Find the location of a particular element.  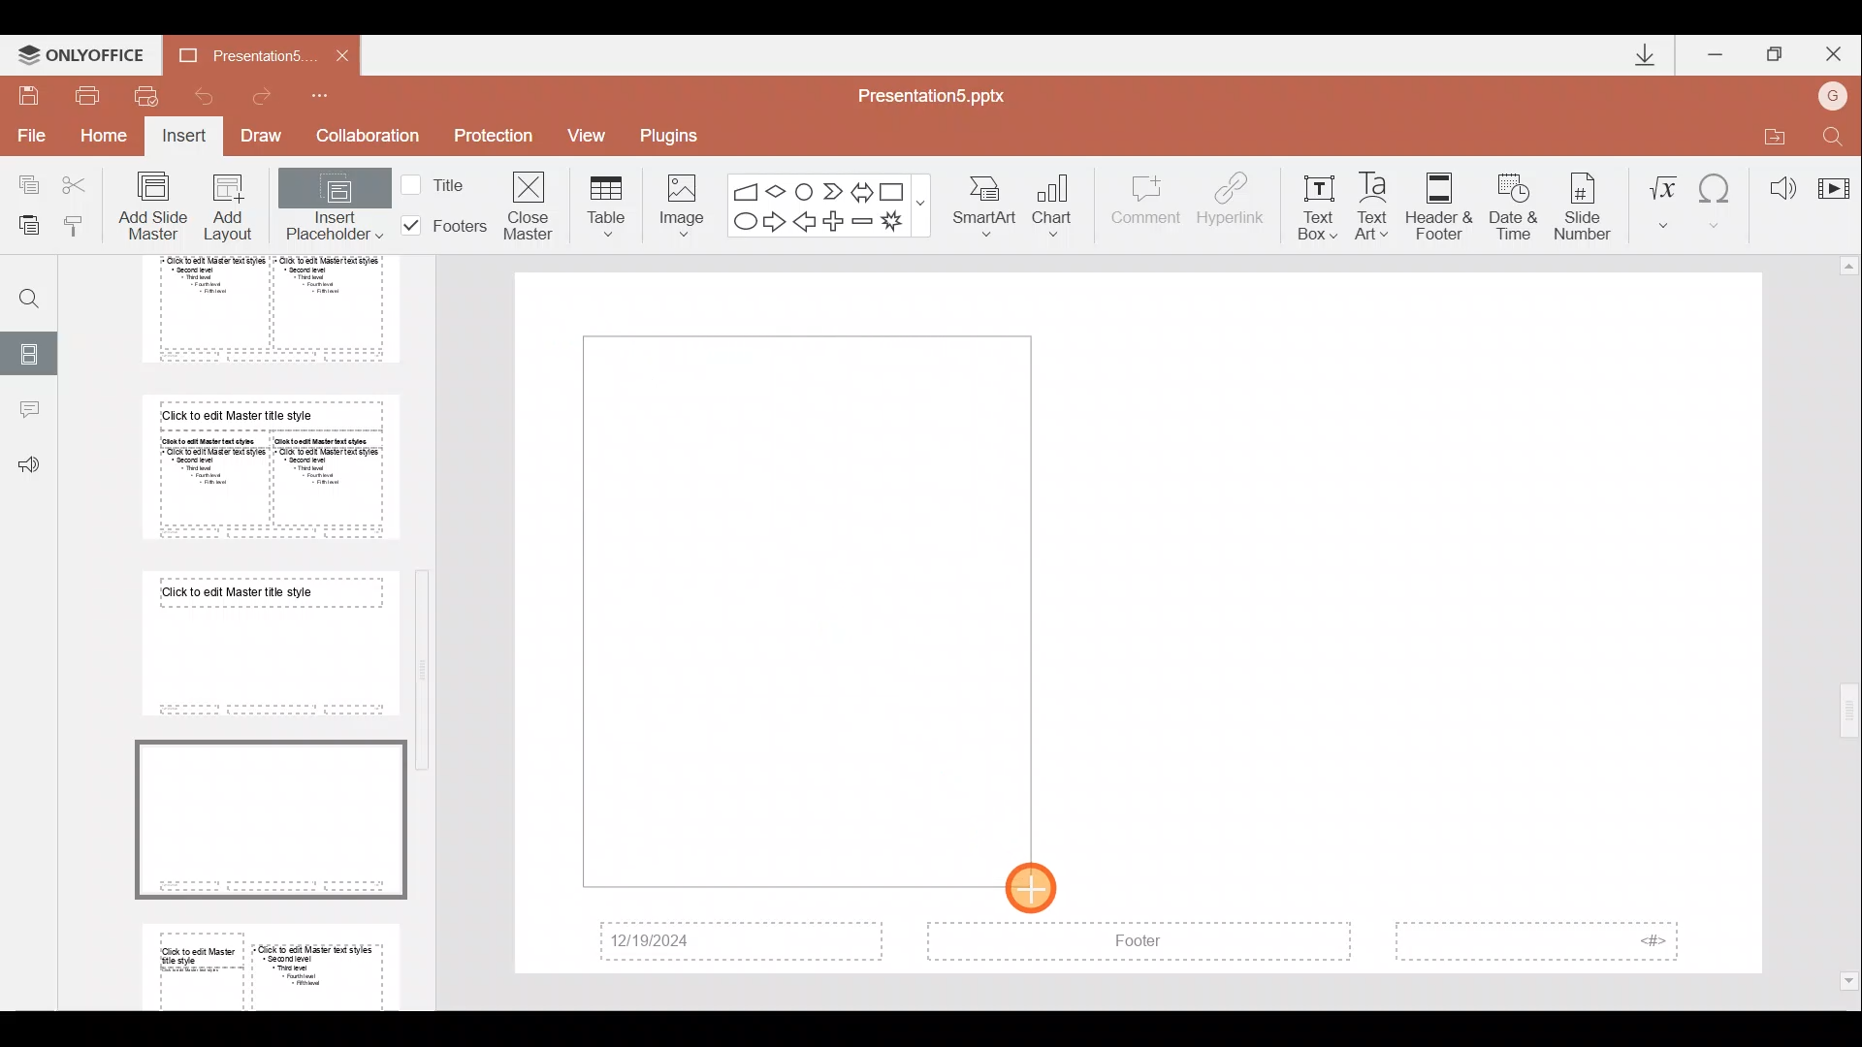

Close document is located at coordinates (337, 54).